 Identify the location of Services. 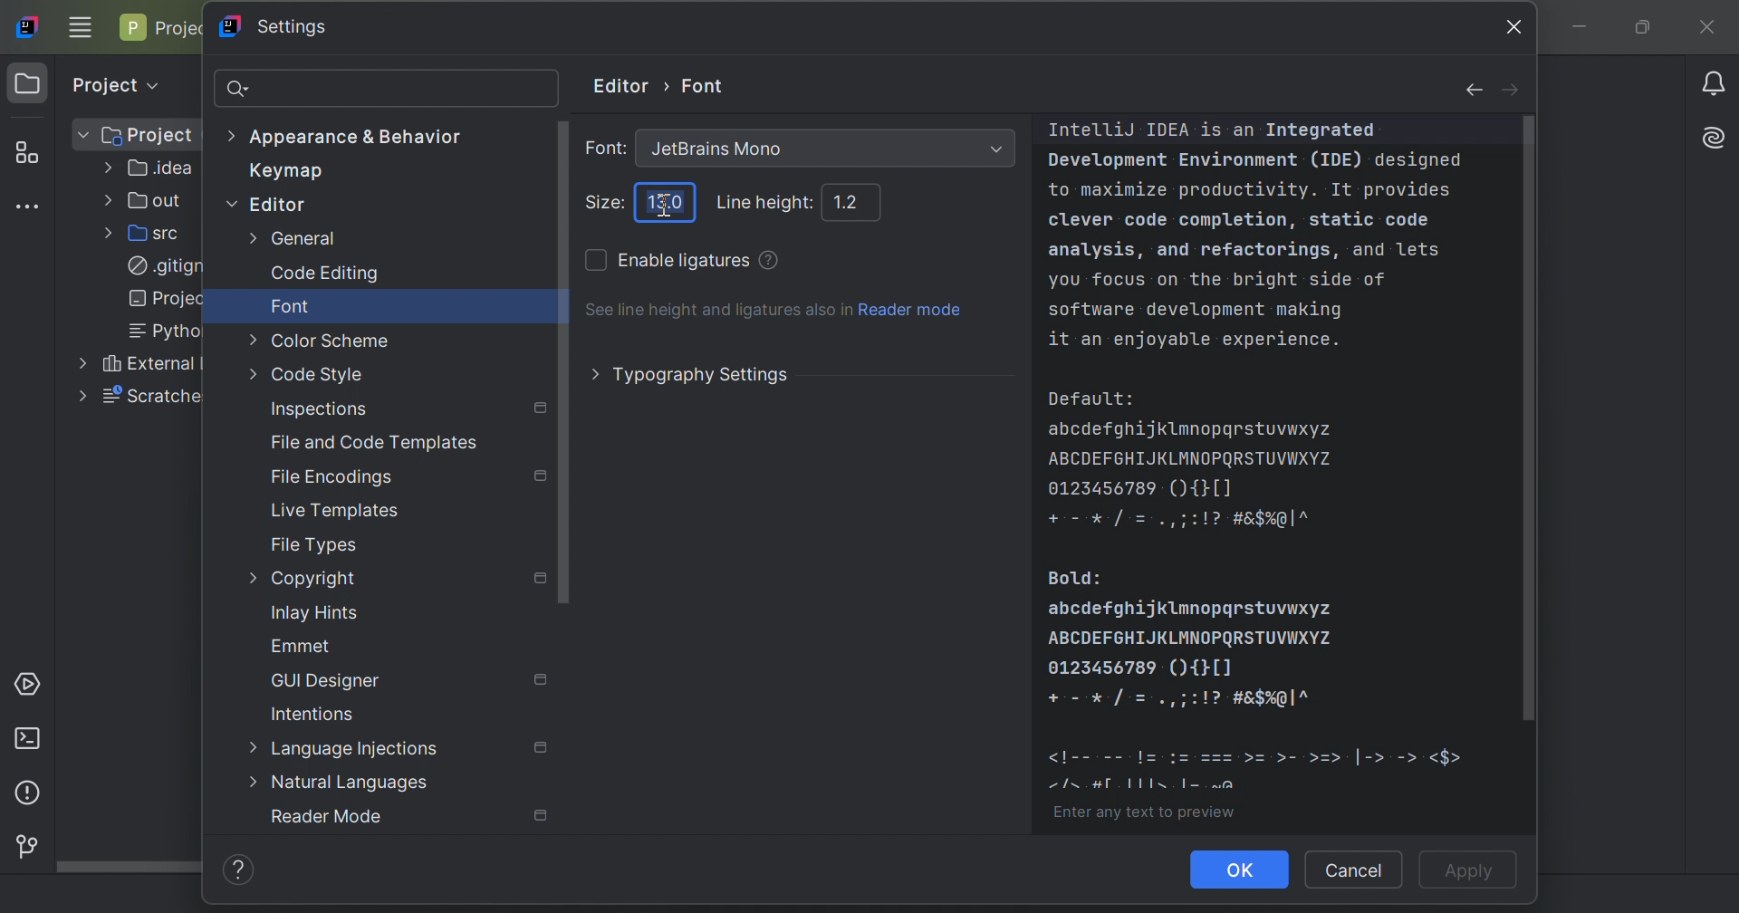
(32, 682).